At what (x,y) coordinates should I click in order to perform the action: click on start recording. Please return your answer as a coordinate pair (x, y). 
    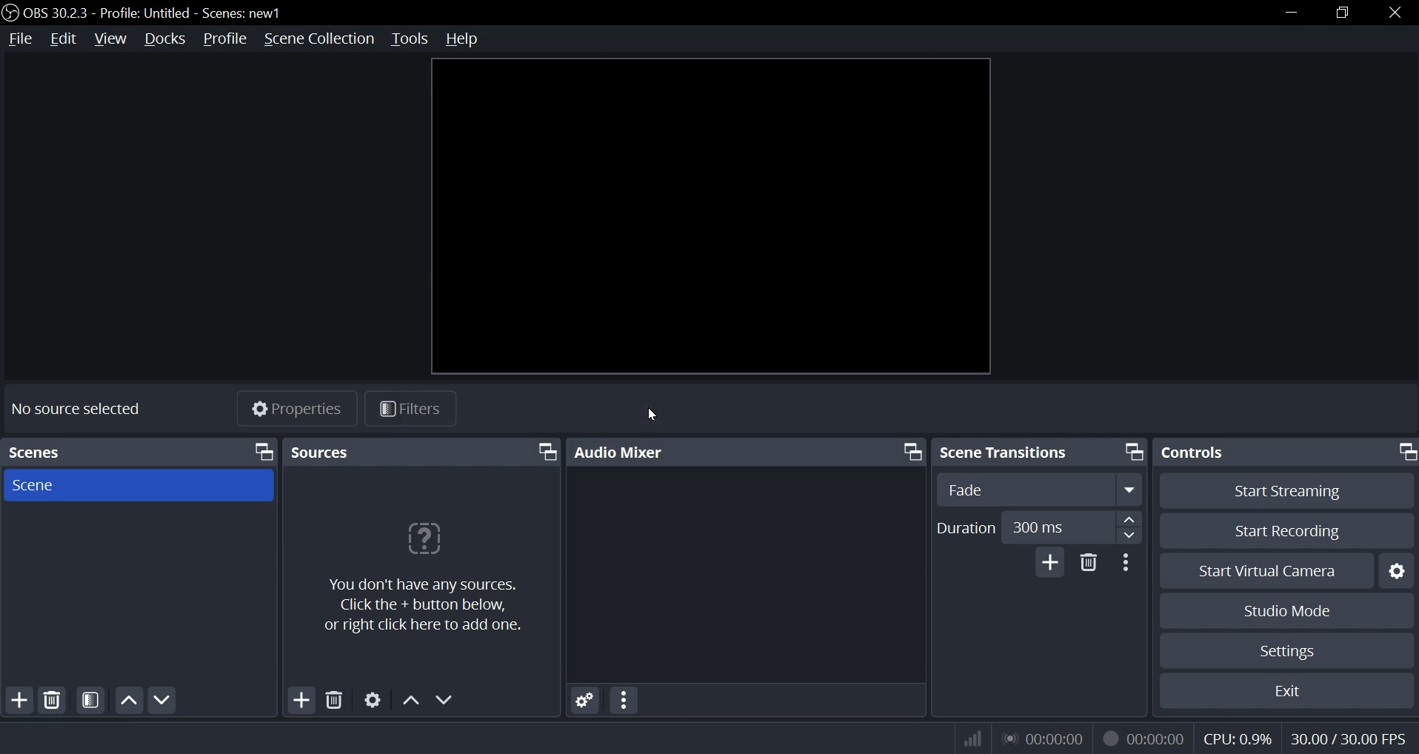
    Looking at the image, I should click on (1289, 530).